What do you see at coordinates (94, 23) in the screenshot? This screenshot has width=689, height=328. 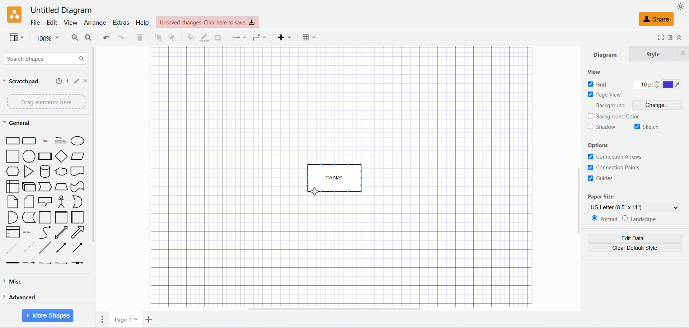 I see `arrange` at bounding box center [94, 23].